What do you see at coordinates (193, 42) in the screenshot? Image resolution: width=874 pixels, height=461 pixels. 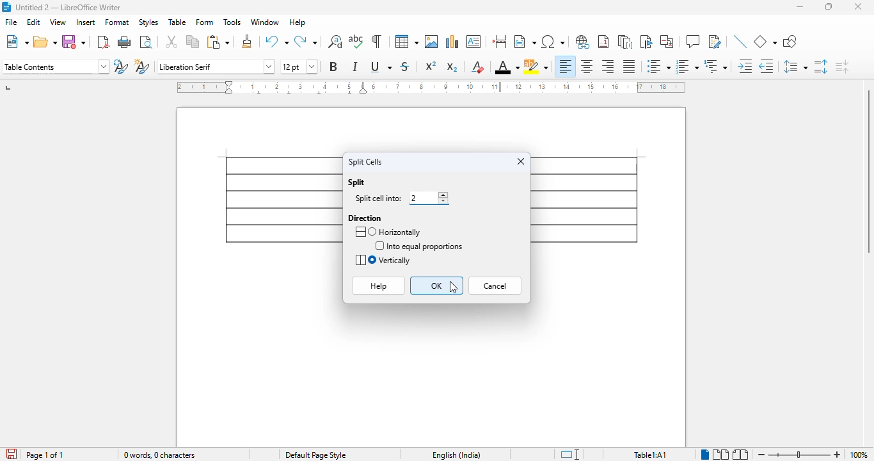 I see `copy` at bounding box center [193, 42].